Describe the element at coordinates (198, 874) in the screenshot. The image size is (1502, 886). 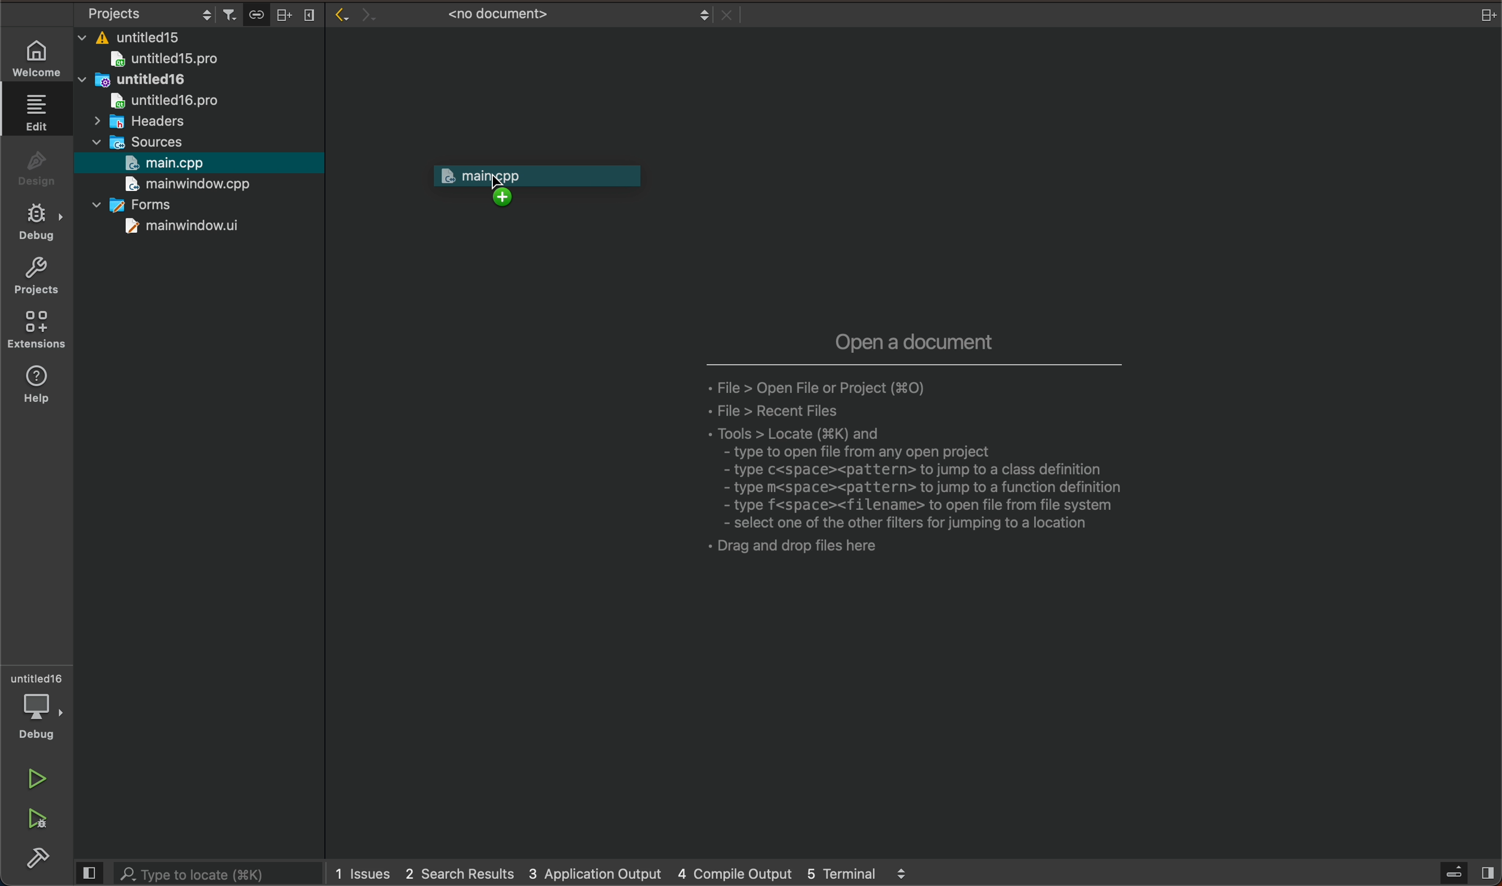
I see `search` at that location.